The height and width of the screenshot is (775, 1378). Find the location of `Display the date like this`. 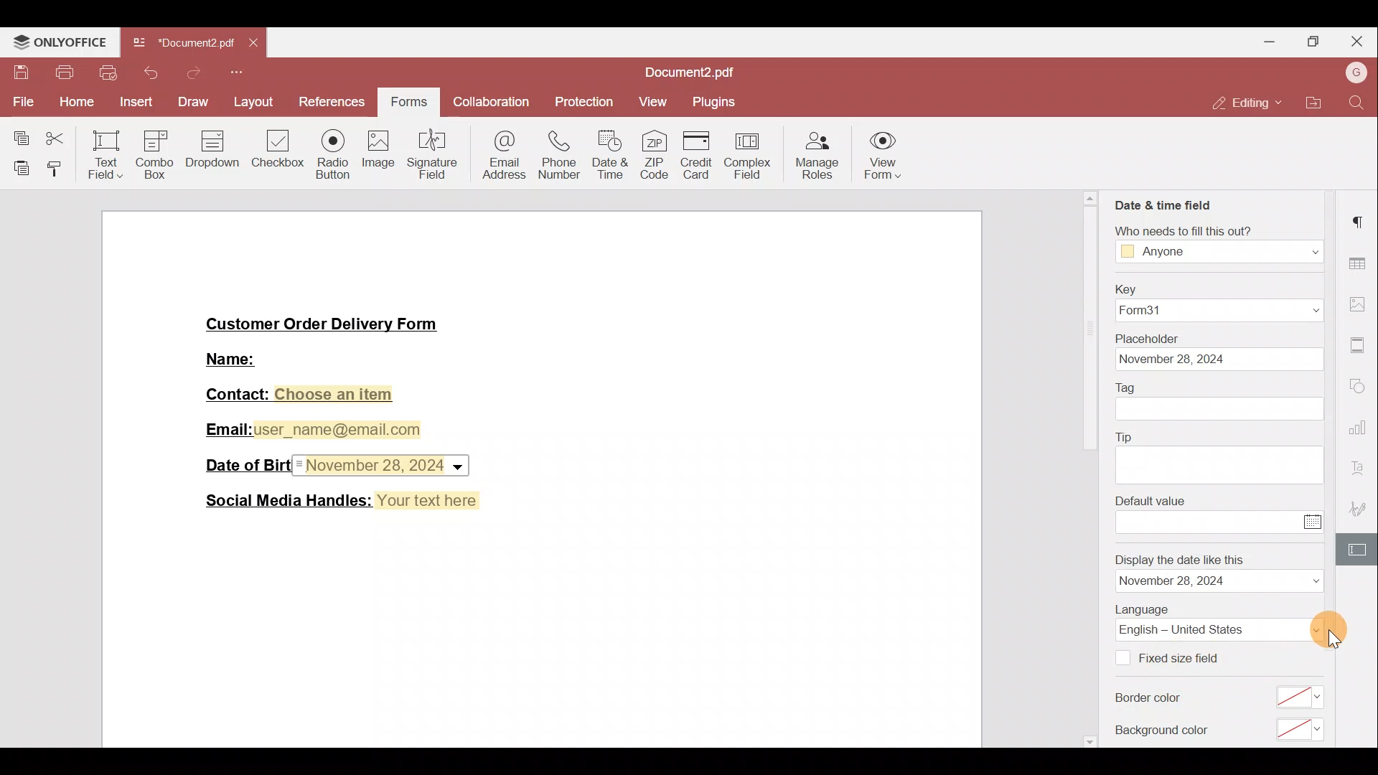

Display the date like this is located at coordinates (1181, 558).